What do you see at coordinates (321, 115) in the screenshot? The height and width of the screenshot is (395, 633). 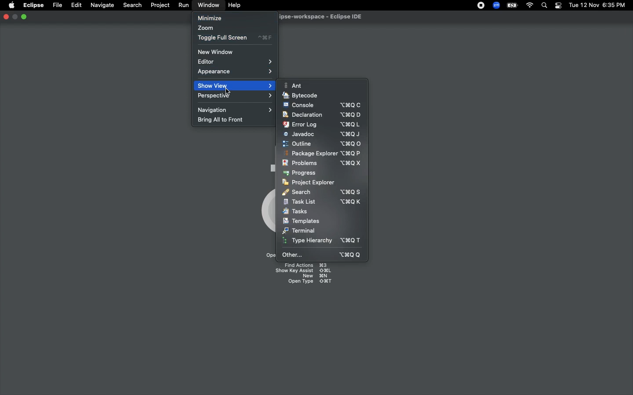 I see `Declaration` at bounding box center [321, 115].